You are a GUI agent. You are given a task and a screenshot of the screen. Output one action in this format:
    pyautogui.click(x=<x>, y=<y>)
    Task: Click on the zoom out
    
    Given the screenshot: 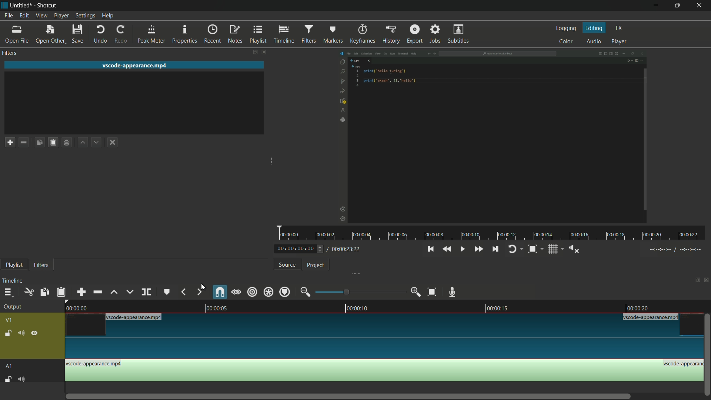 What is the action you would take?
    pyautogui.click(x=305, y=291)
    